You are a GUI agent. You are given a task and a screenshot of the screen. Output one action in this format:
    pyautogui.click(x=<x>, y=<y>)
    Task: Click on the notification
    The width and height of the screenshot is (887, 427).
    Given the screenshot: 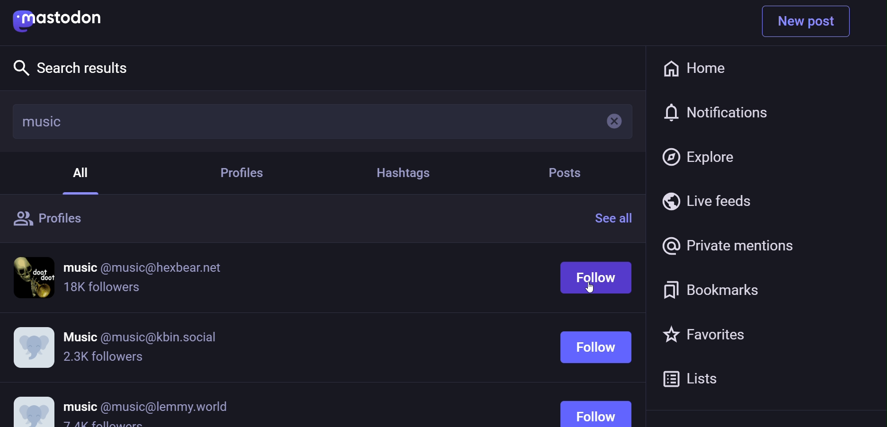 What is the action you would take?
    pyautogui.click(x=716, y=114)
    